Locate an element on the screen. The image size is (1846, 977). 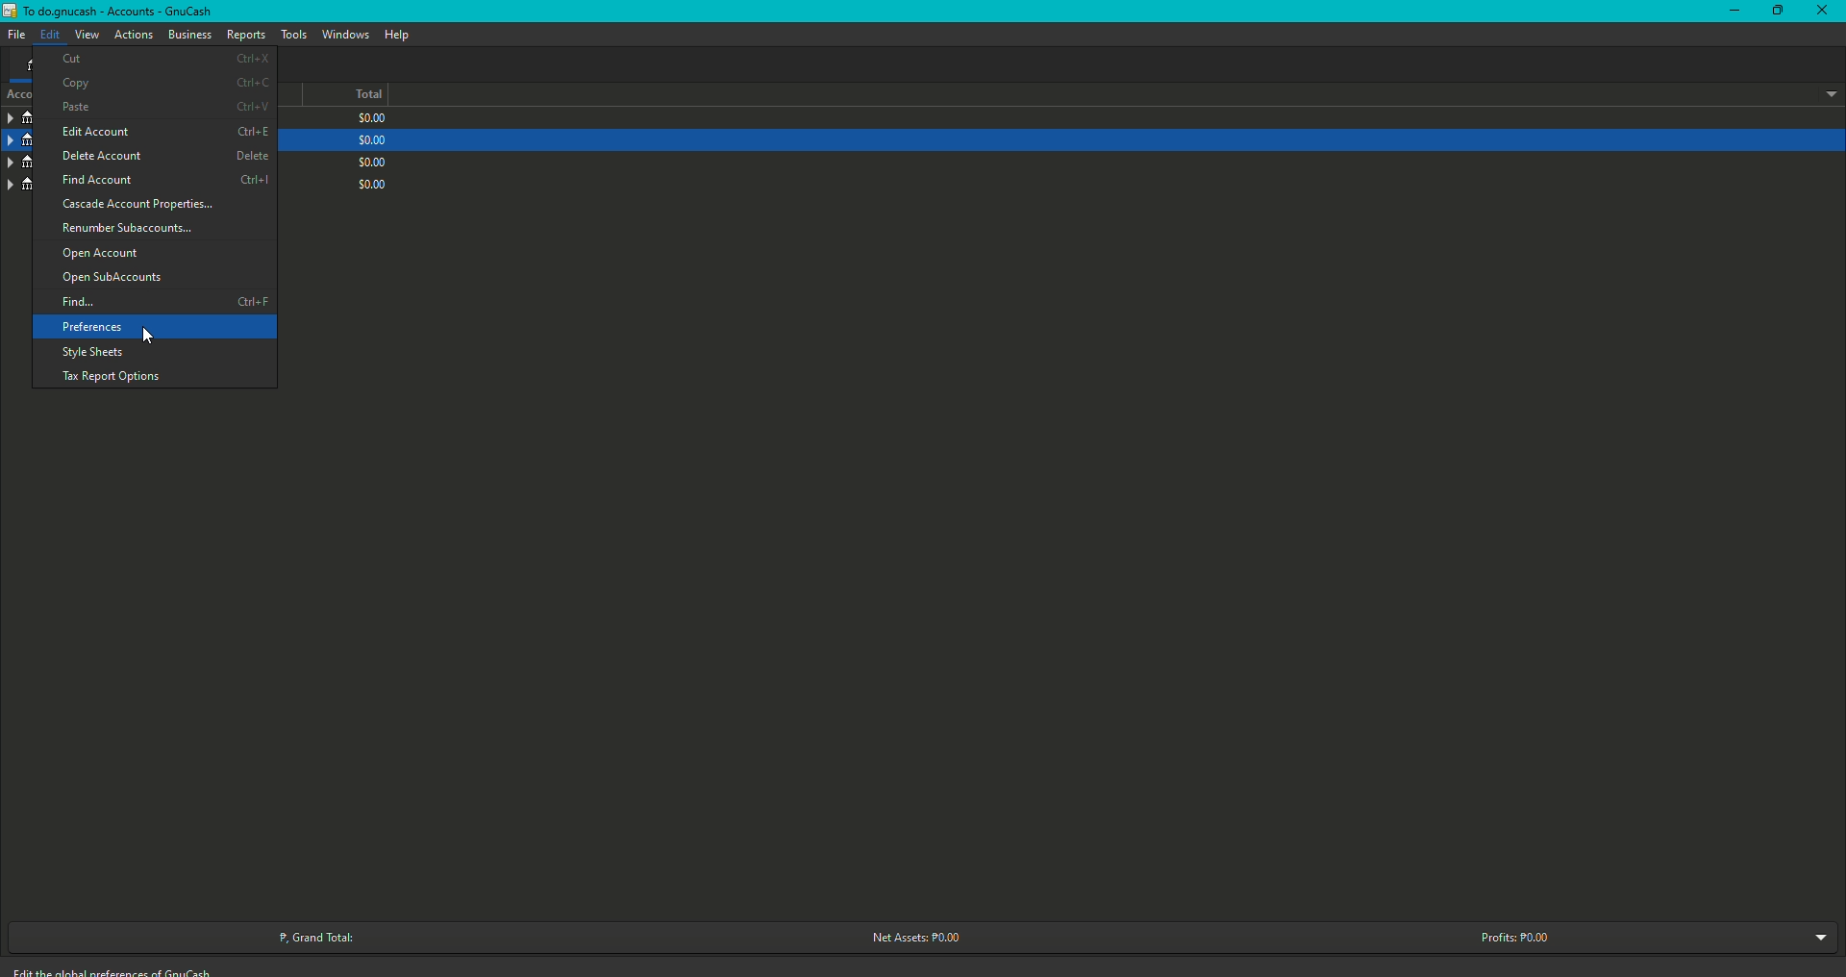
Find Account is located at coordinates (160, 181).